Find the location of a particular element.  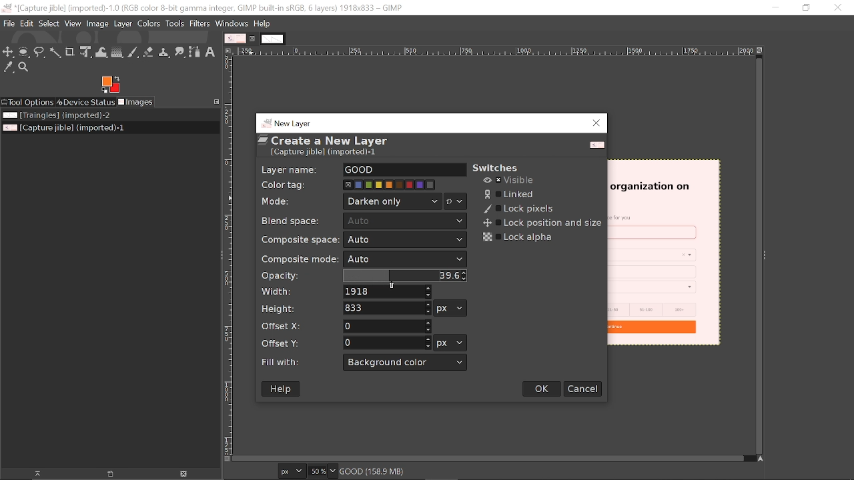

Smudge tool is located at coordinates (180, 52).